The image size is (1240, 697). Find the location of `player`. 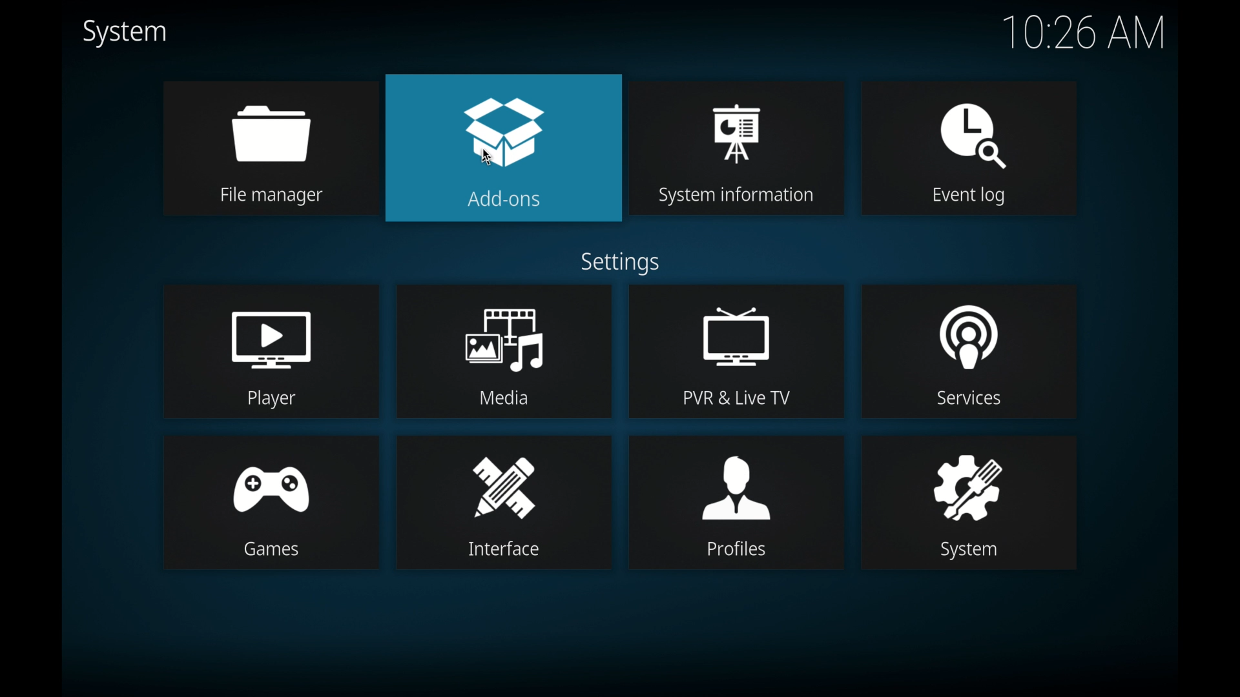

player is located at coordinates (271, 350).